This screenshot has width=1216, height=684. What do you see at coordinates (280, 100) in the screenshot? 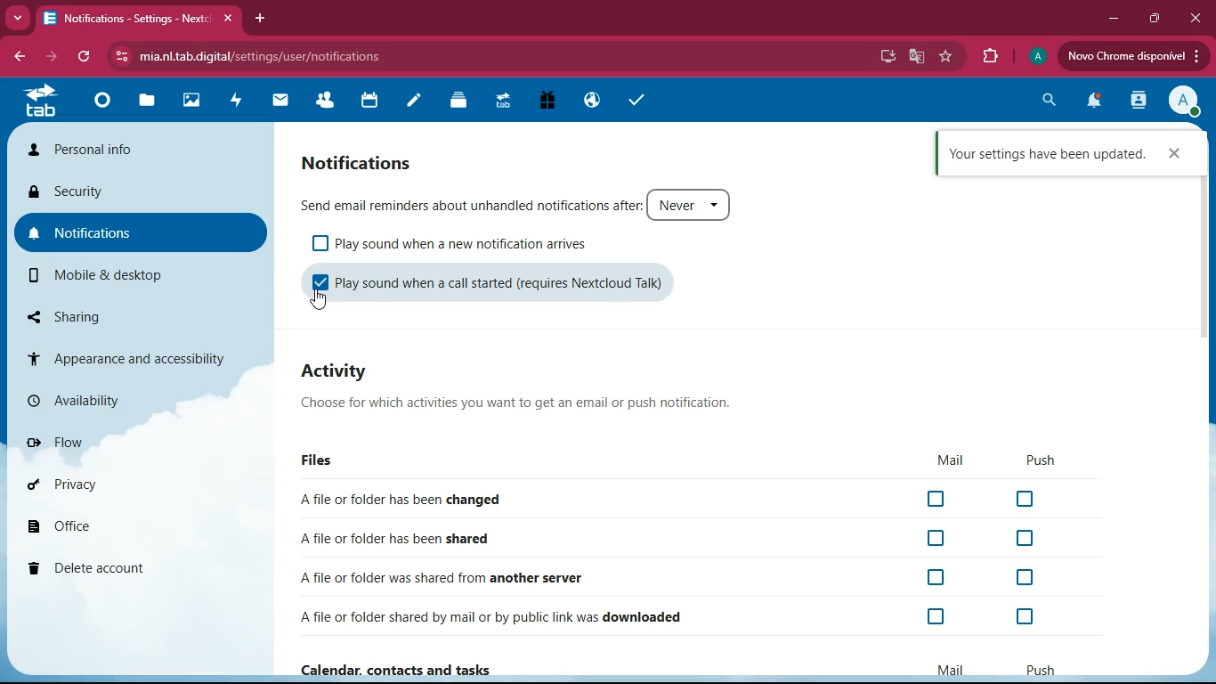
I see `mail` at bounding box center [280, 100].